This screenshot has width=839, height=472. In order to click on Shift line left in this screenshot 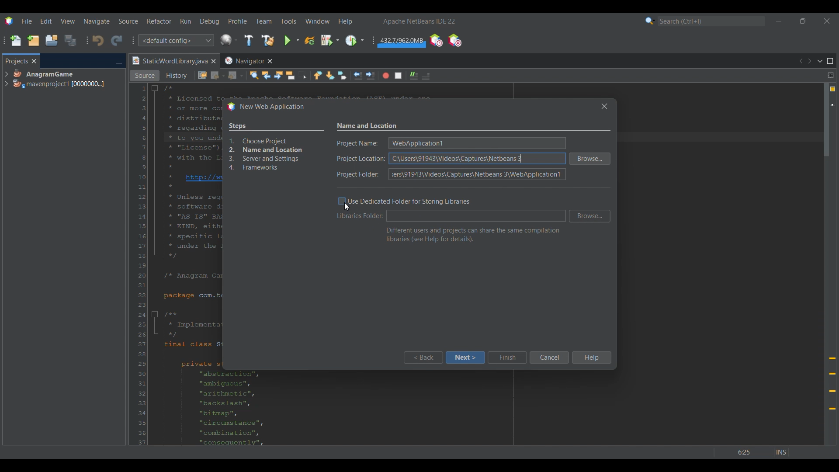, I will do `click(358, 76)`.